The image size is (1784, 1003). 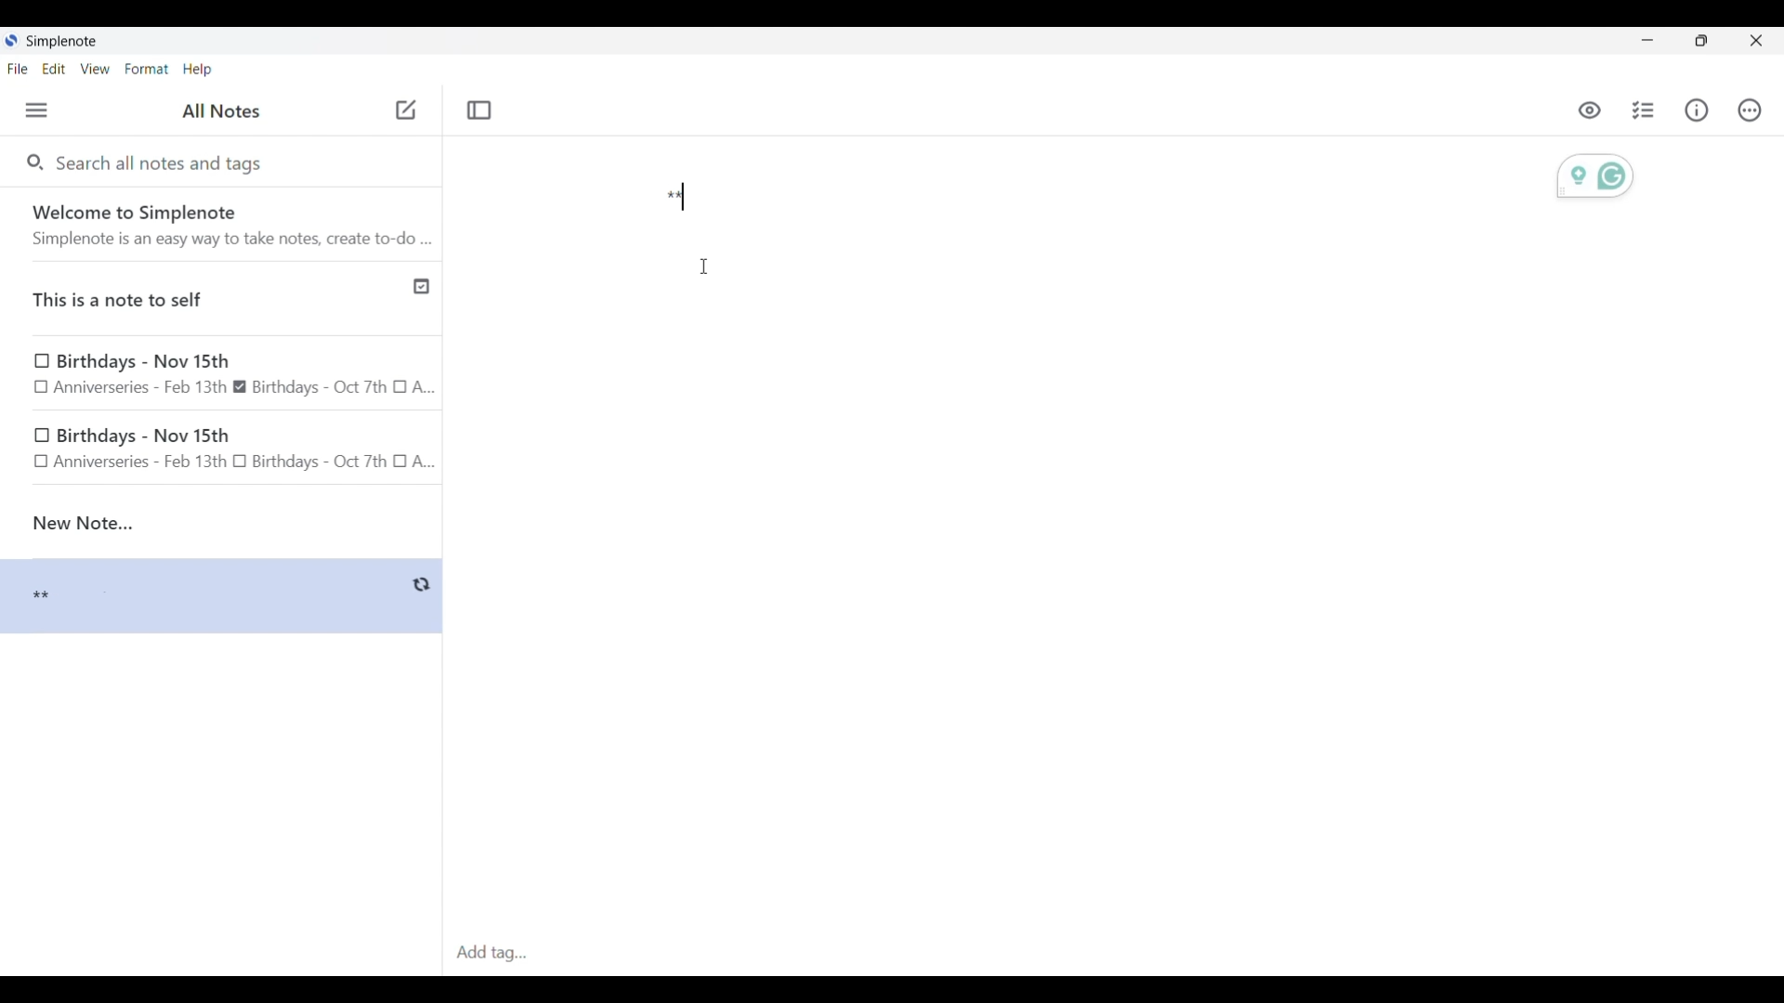 What do you see at coordinates (675, 195) in the screenshot?
I see `Text typed in` at bounding box center [675, 195].